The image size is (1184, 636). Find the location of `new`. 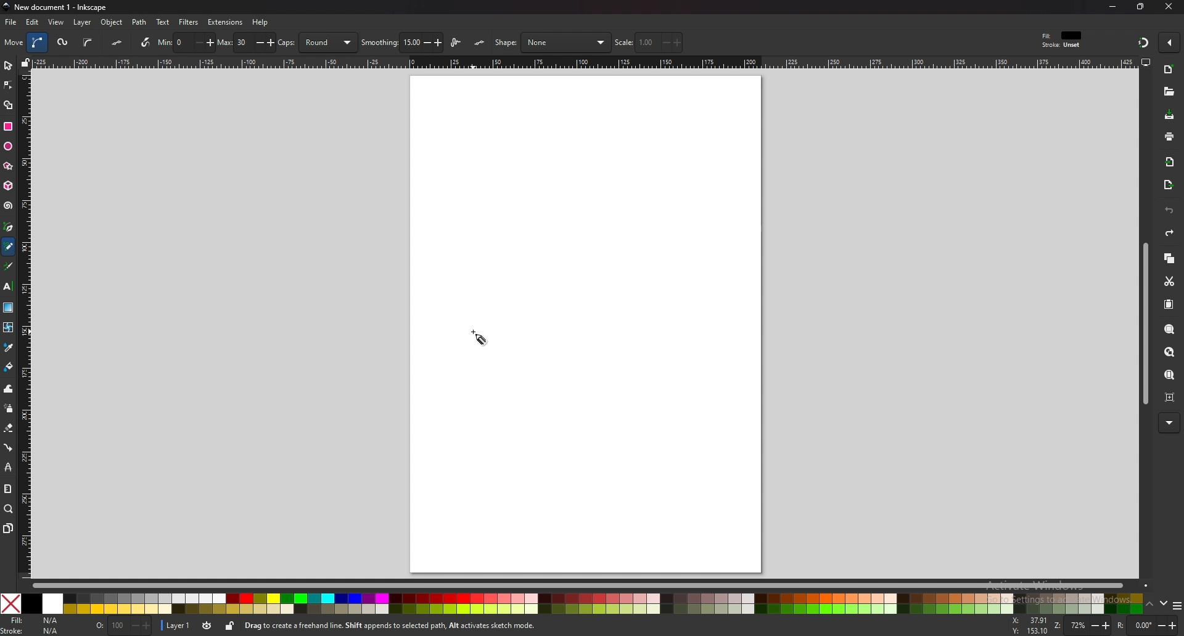

new is located at coordinates (1169, 71).